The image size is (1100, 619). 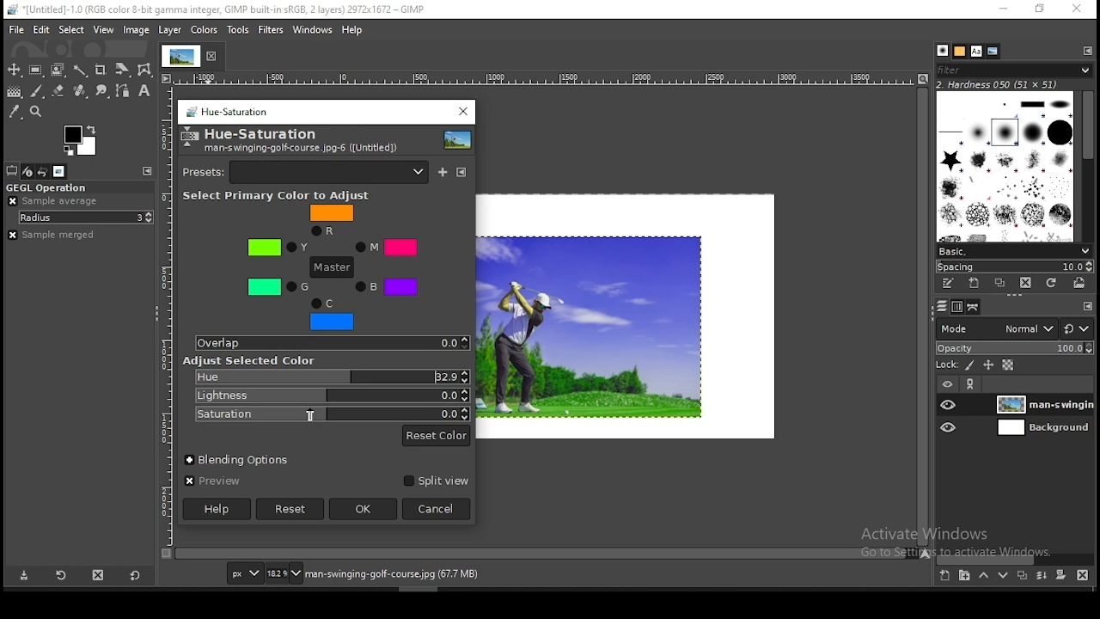 What do you see at coordinates (213, 481) in the screenshot?
I see `preview` at bounding box center [213, 481].